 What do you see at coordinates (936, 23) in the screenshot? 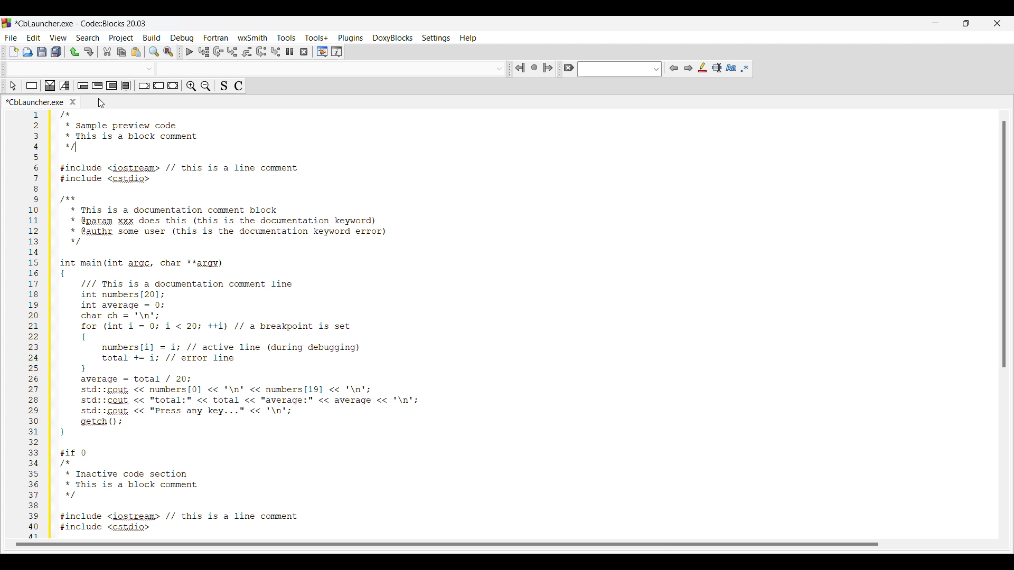
I see `Minimize` at bounding box center [936, 23].